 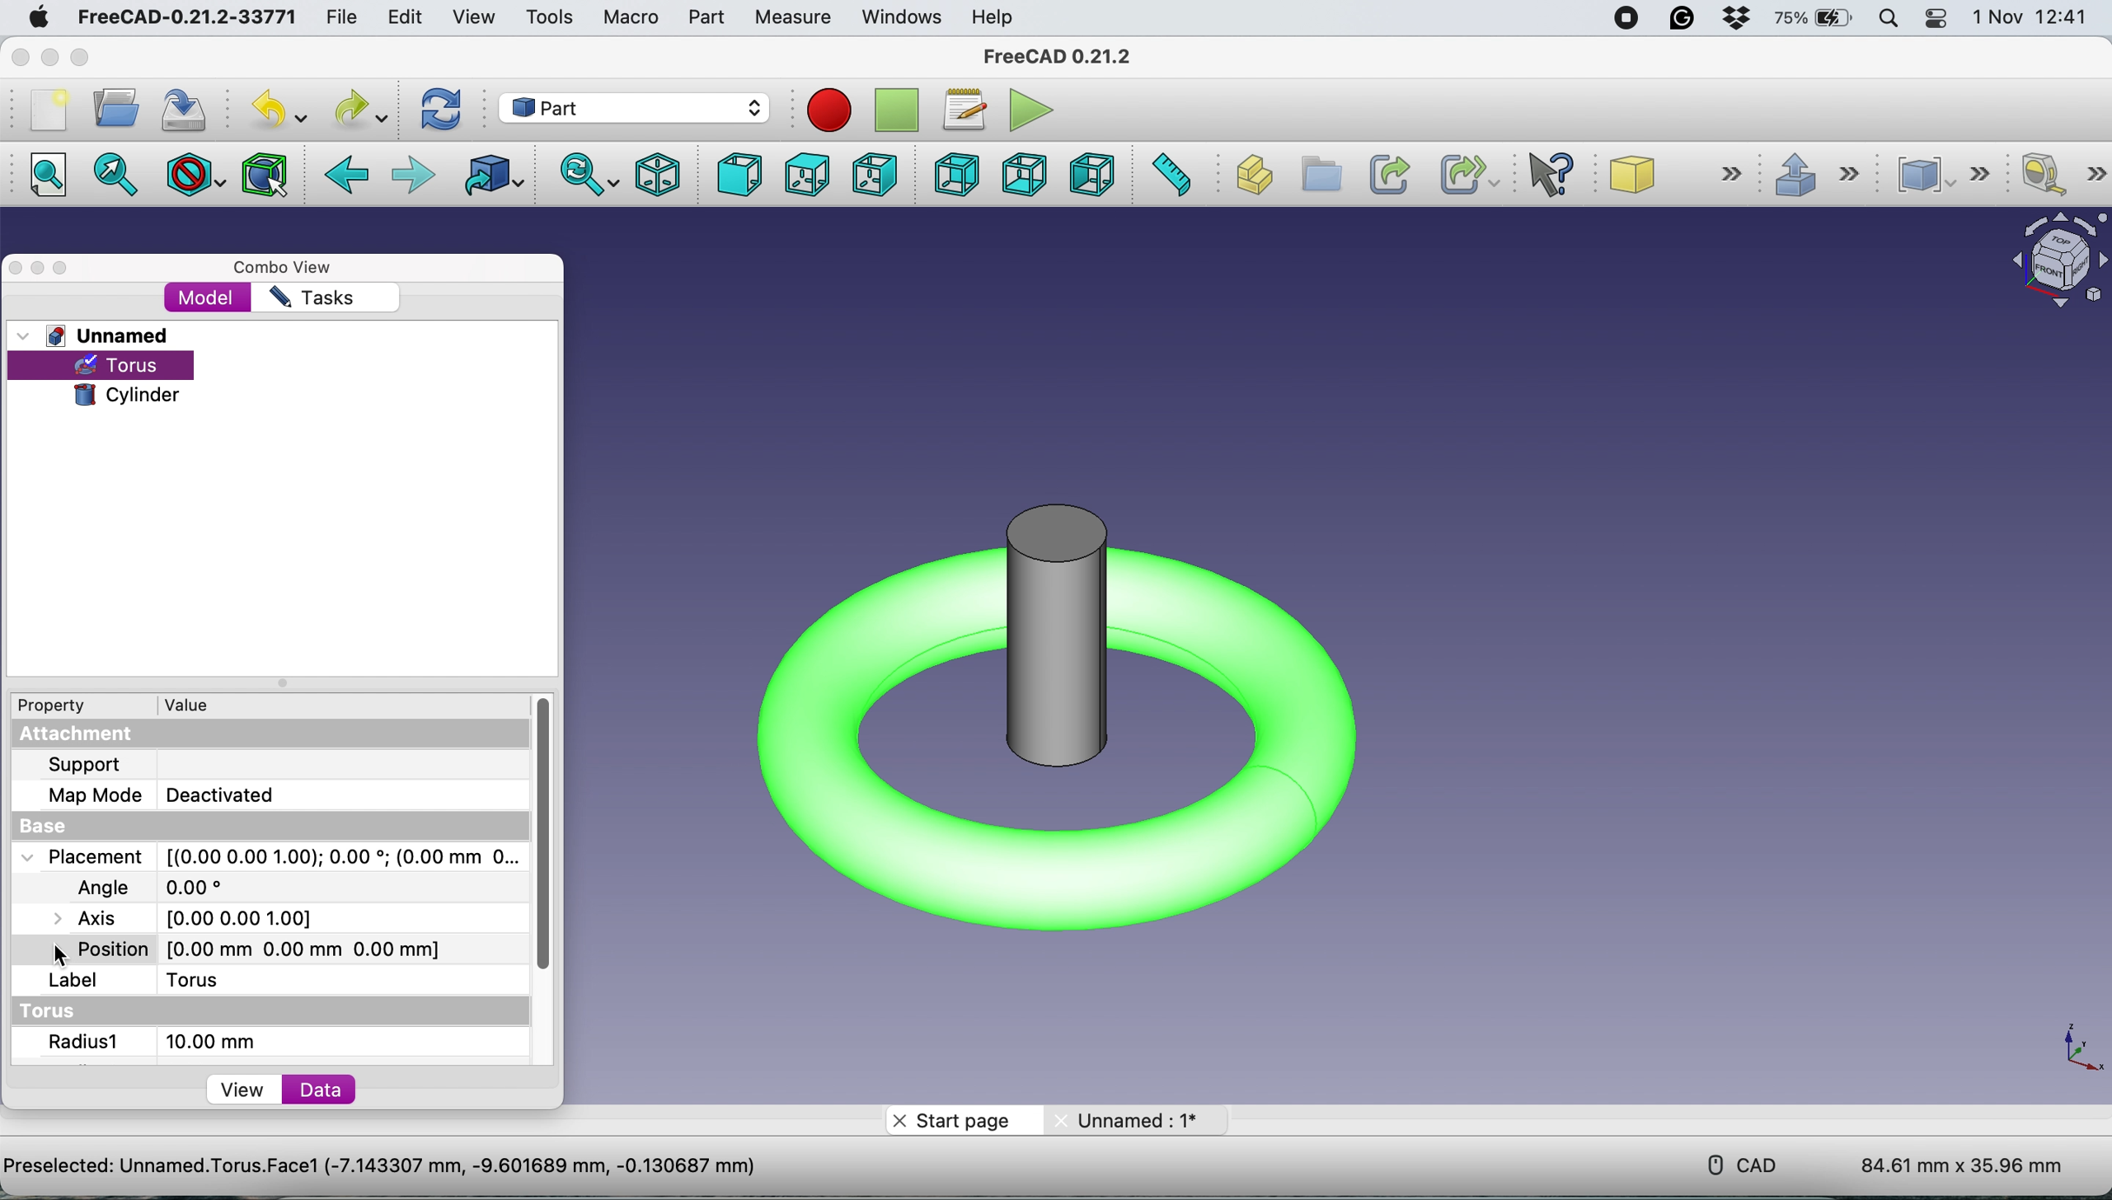 I want to click on go to selected object, so click(x=116, y=178).